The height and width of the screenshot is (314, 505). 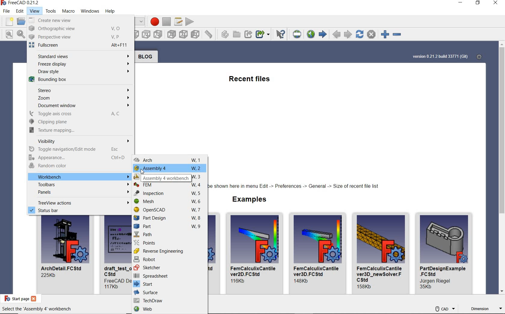 What do you see at coordinates (169, 194) in the screenshot?
I see `inspection` at bounding box center [169, 194].